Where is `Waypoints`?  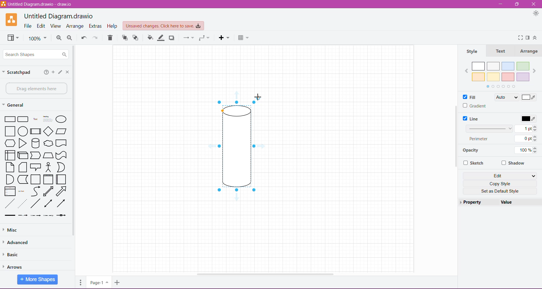
Waypoints is located at coordinates (204, 38).